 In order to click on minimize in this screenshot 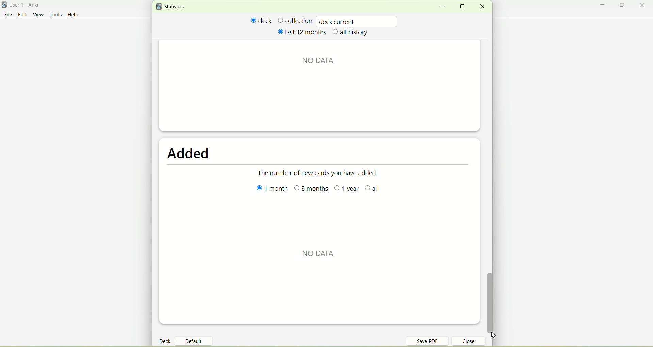, I will do `click(442, 7)`.